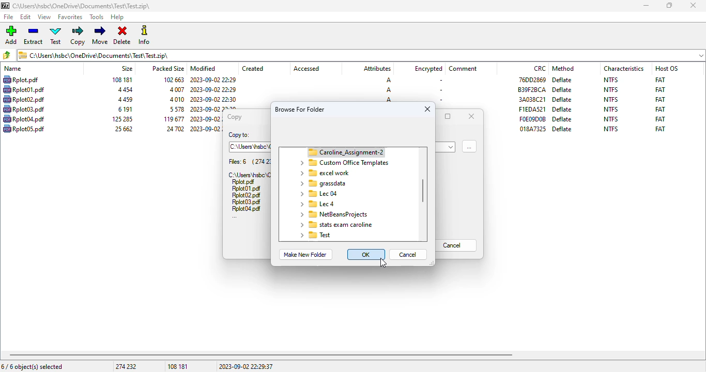 Image resolution: width=706 pixels, height=372 pixels. What do you see at coordinates (70, 17) in the screenshot?
I see `favorites` at bounding box center [70, 17].